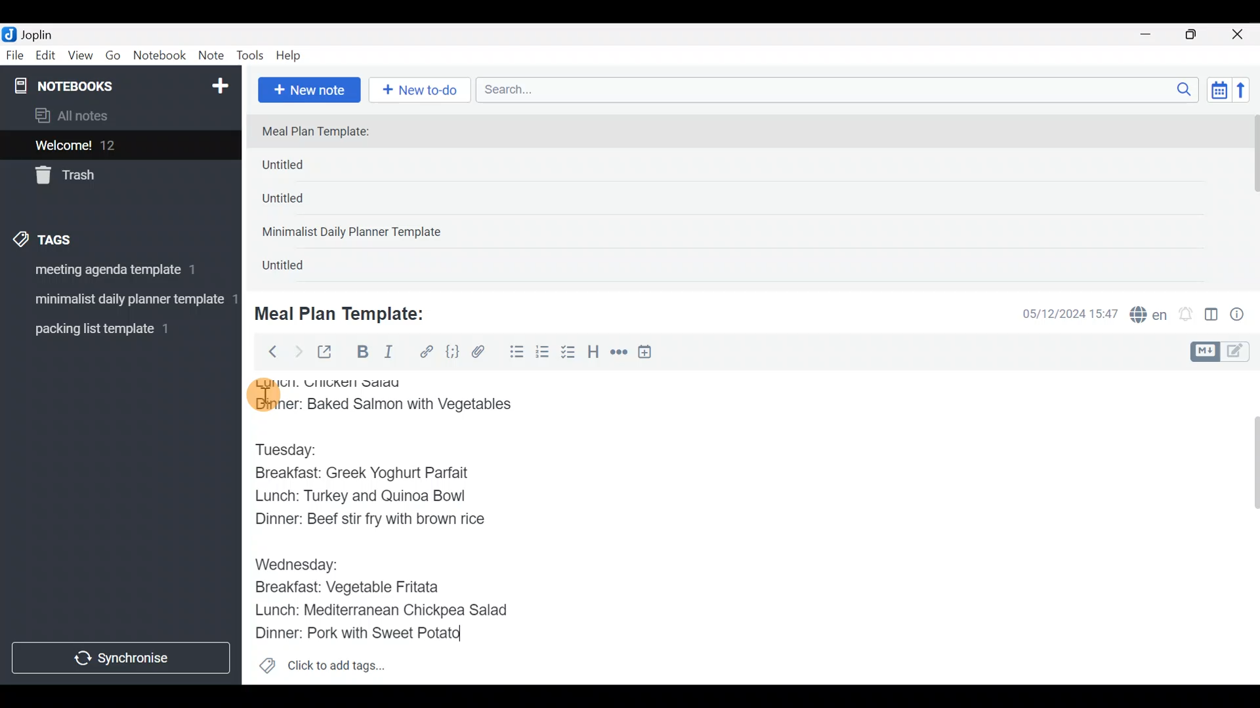 This screenshot has width=1260, height=708. Describe the element at coordinates (369, 522) in the screenshot. I see `Dinner: Beef stir fry with brown rice` at that location.